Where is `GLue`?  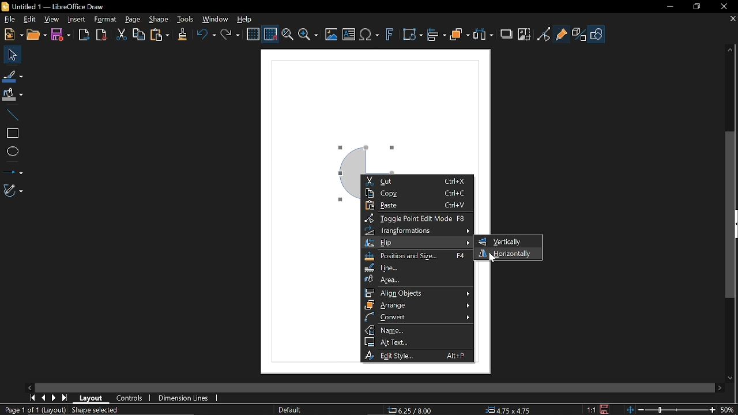 GLue is located at coordinates (562, 35).